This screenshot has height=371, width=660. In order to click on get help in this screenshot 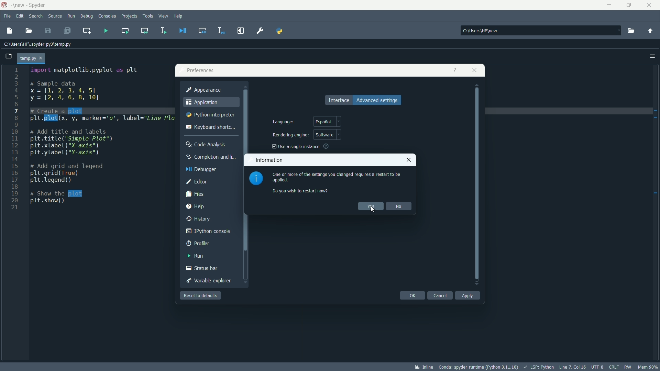, I will do `click(454, 70)`.